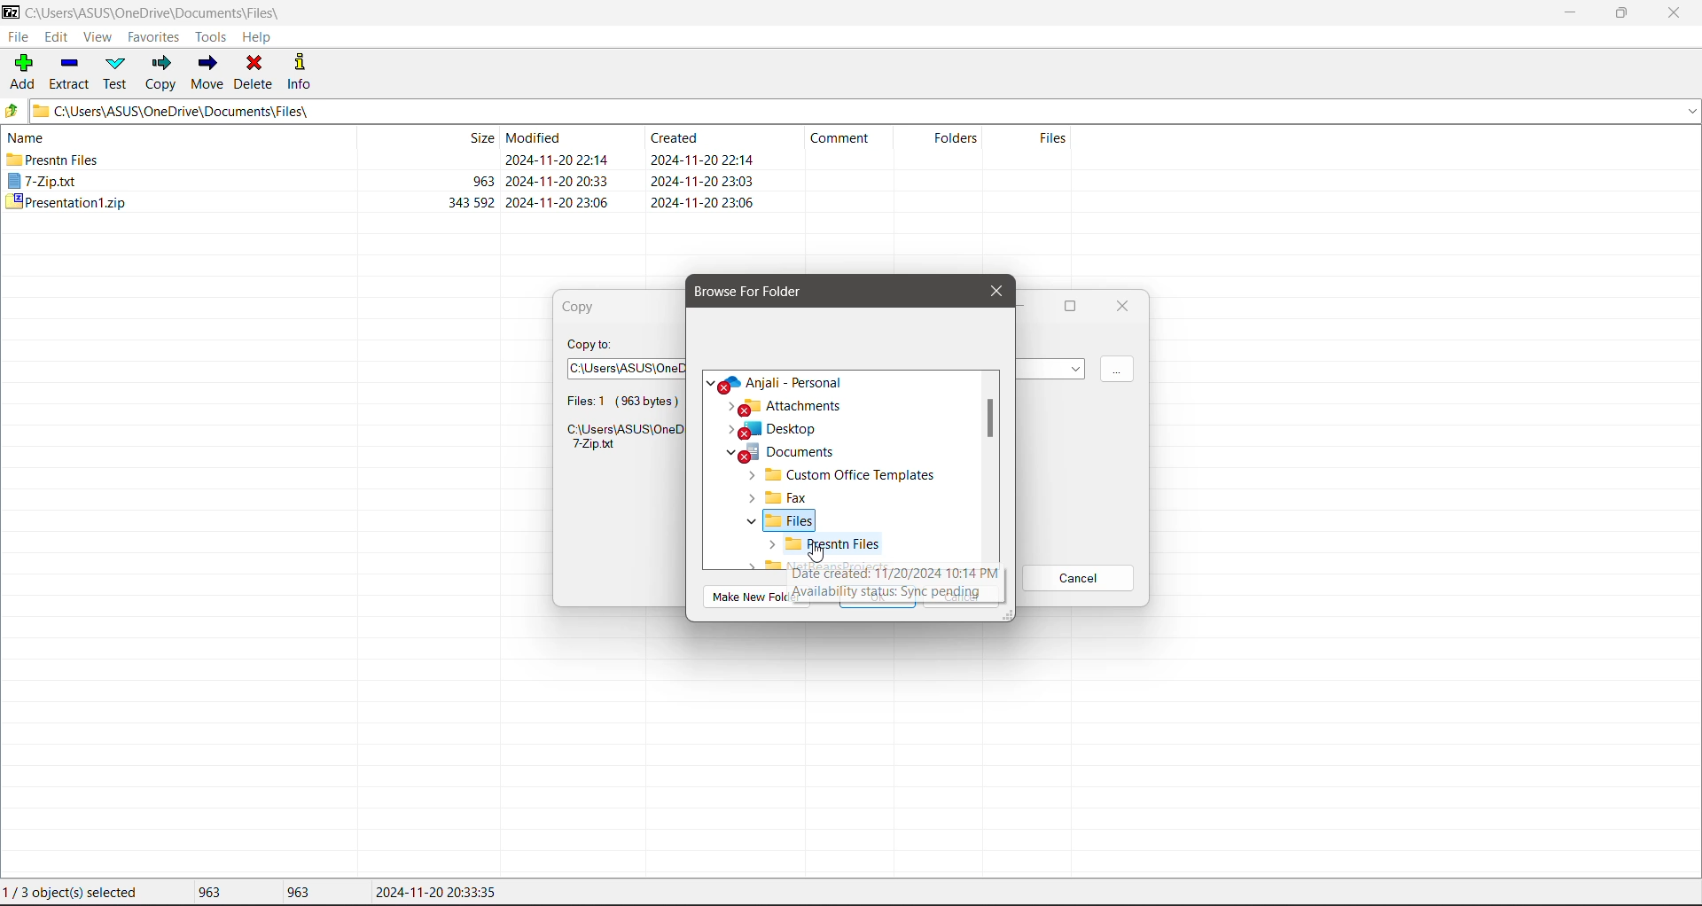 The image size is (1702, 906). Describe the element at coordinates (65, 203) in the screenshot. I see `Presentation1.zip` at that location.